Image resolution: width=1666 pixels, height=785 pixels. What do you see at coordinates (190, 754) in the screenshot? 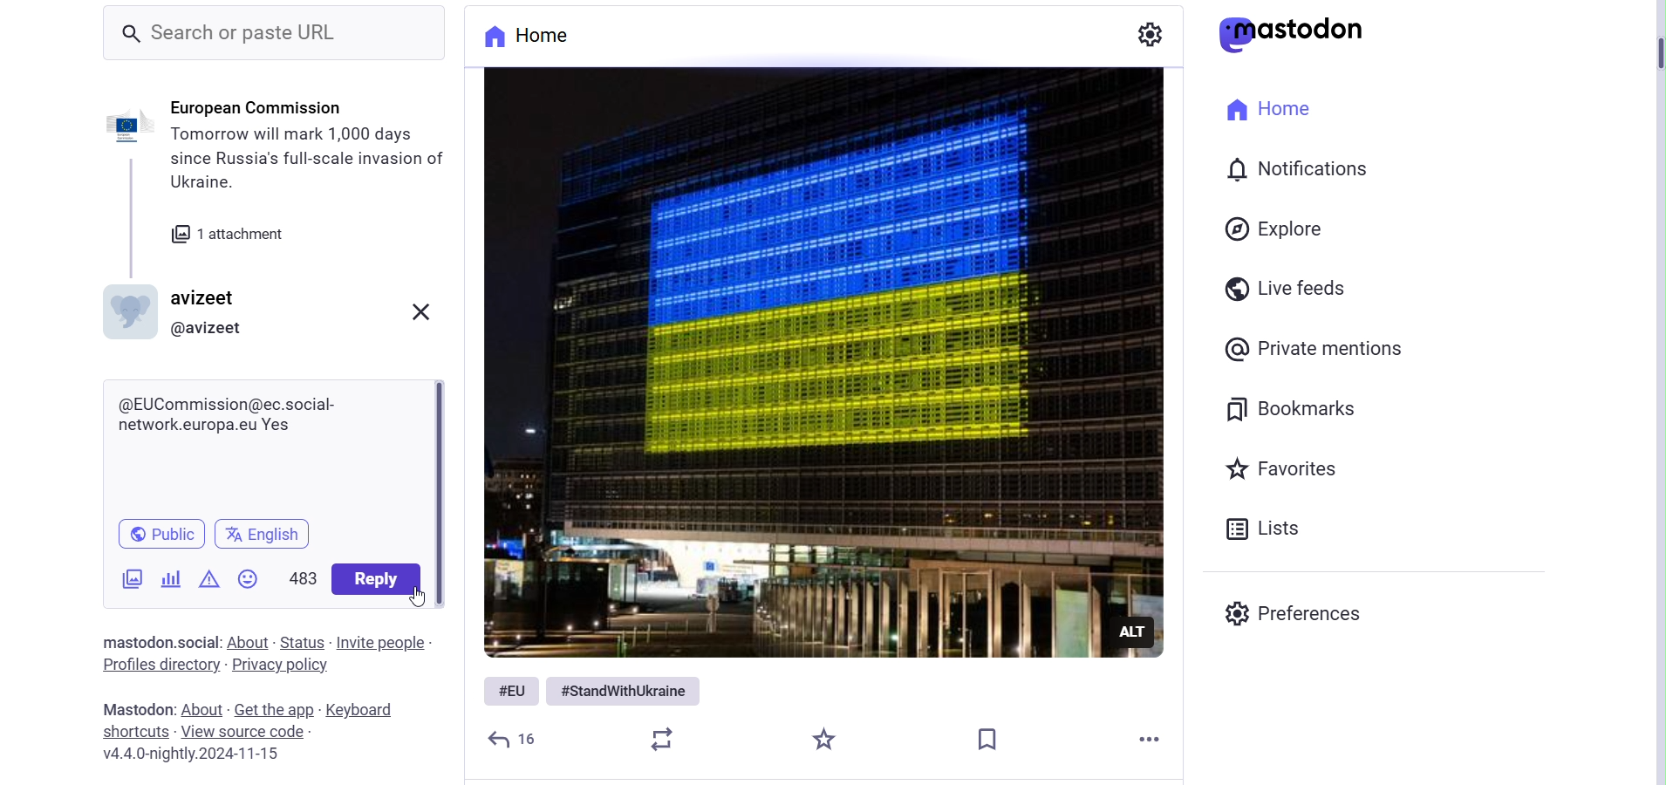
I see `Version` at bounding box center [190, 754].